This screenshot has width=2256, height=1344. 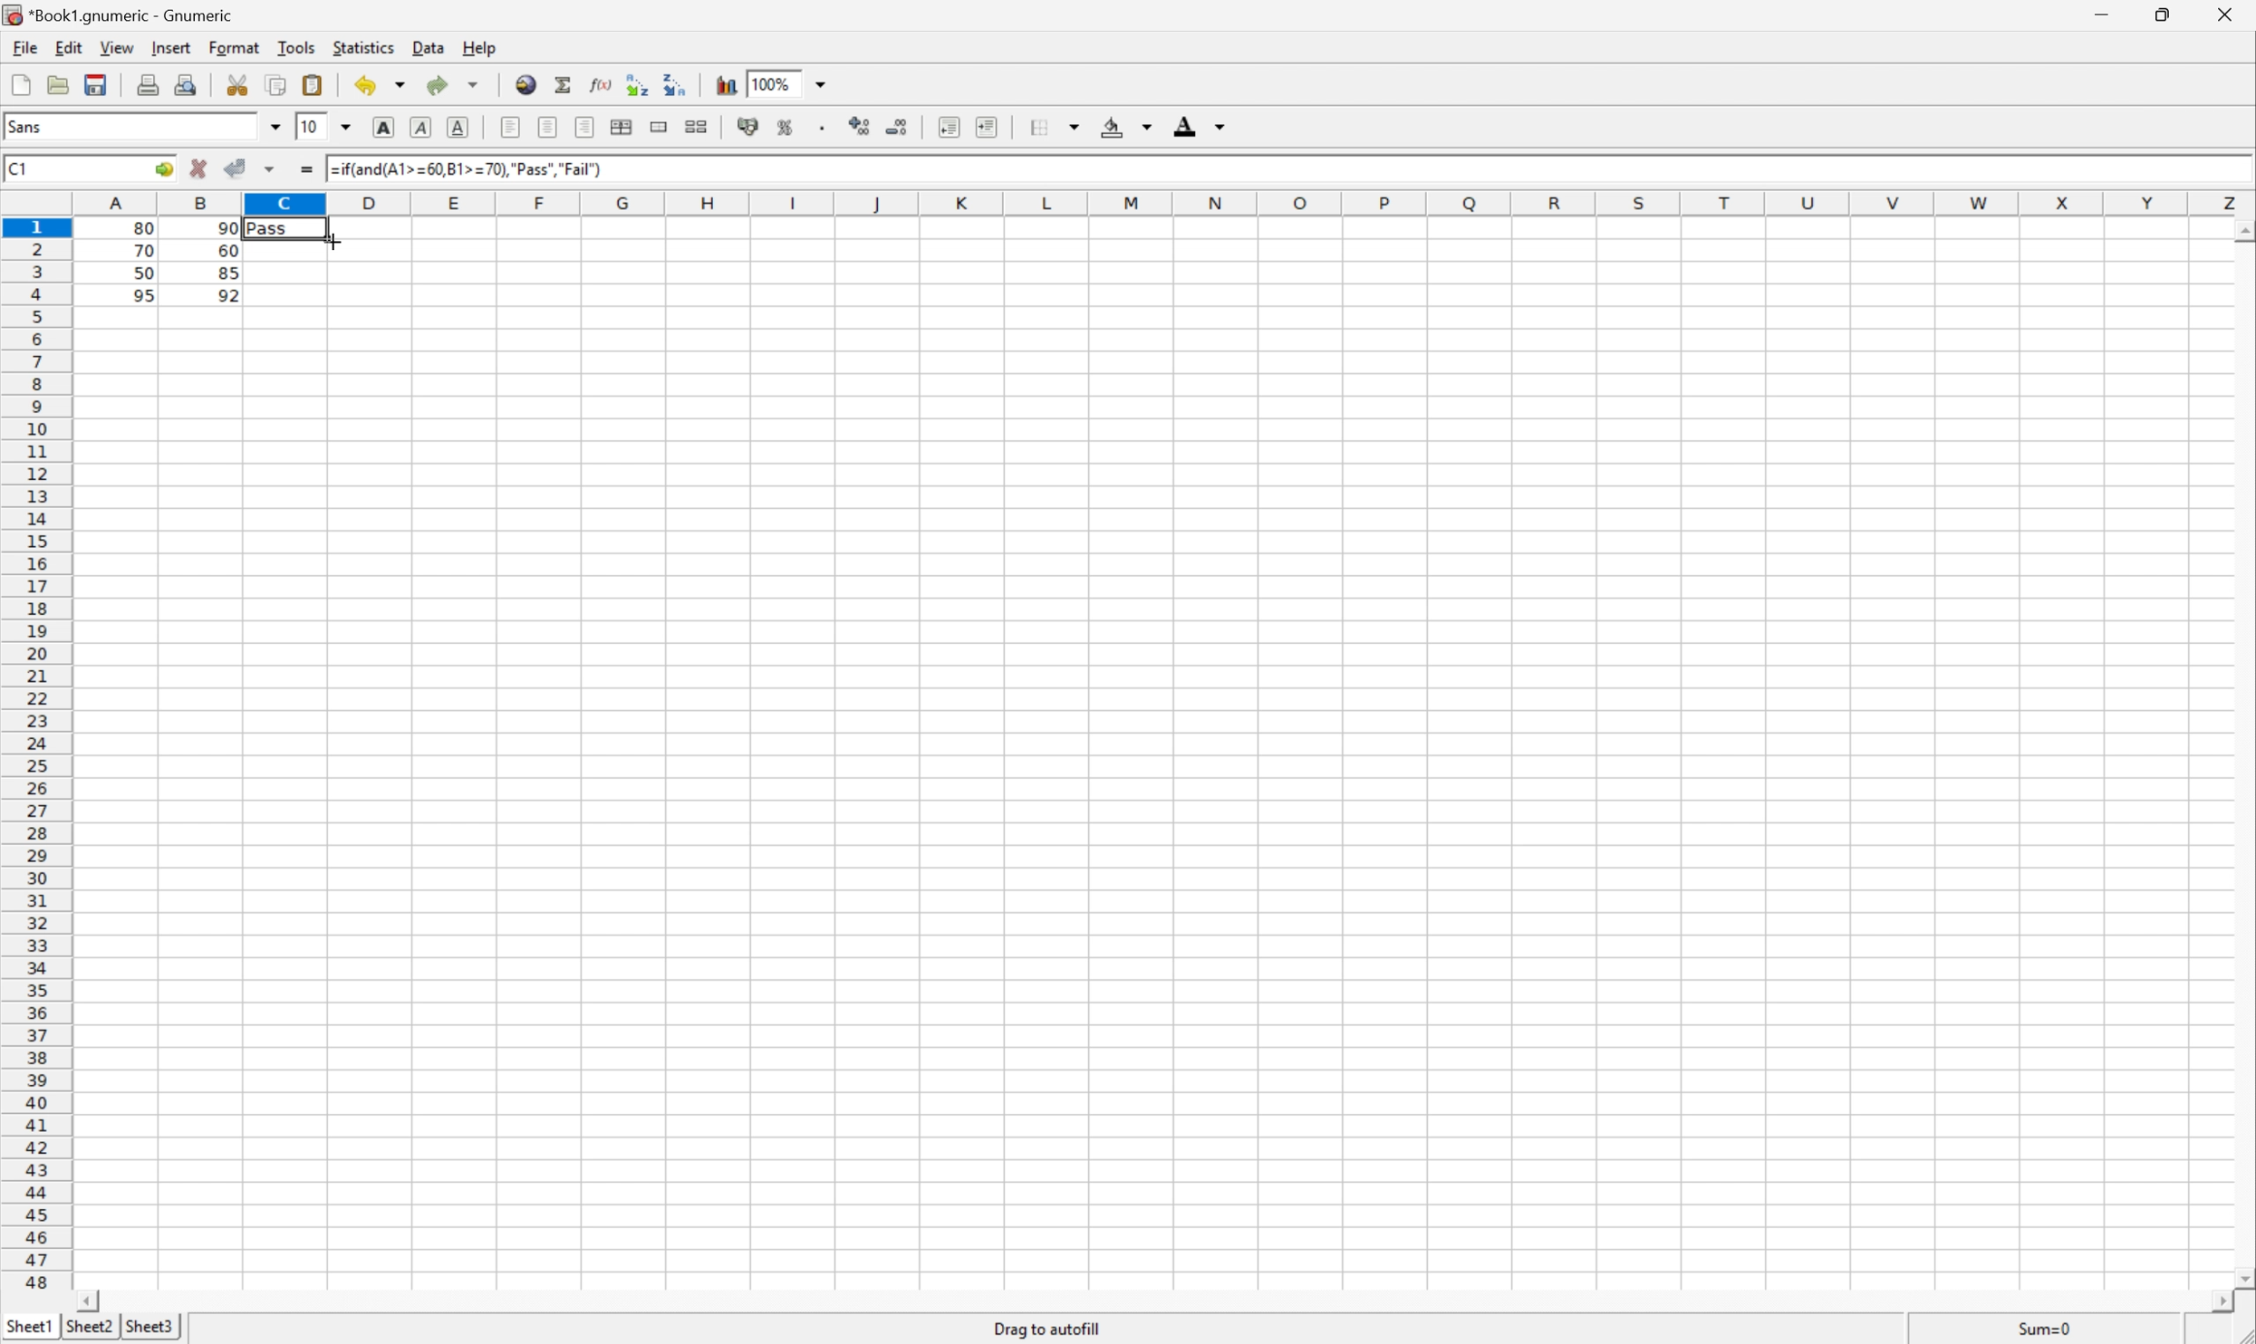 What do you see at coordinates (1162, 203) in the screenshot?
I see `Column names` at bounding box center [1162, 203].